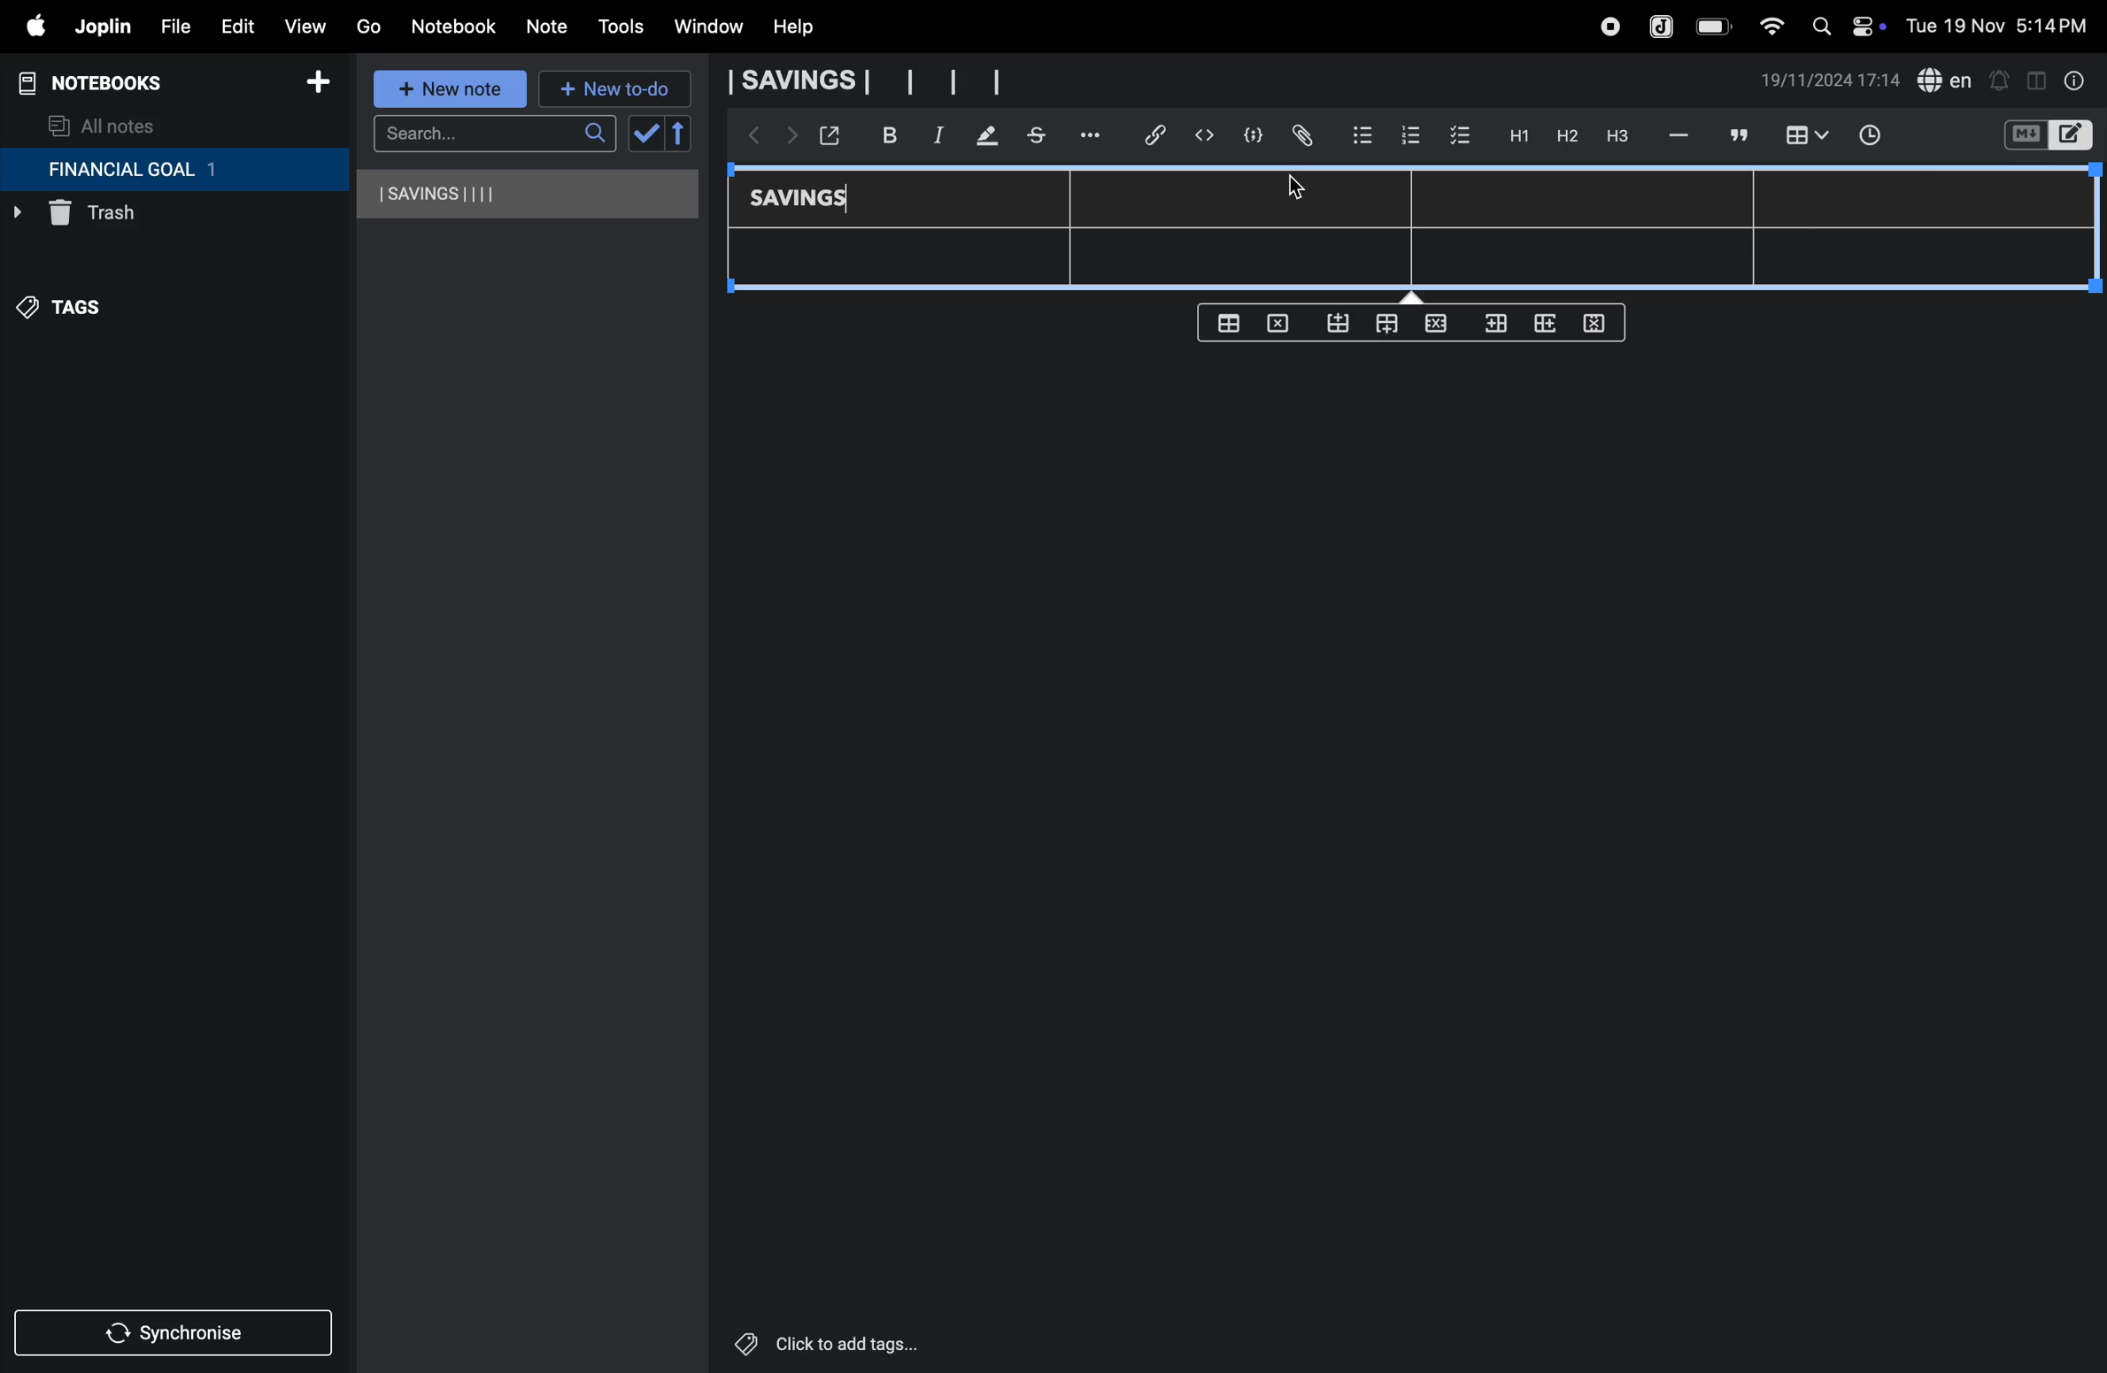 The height and width of the screenshot is (1373, 2107). Describe the element at coordinates (1433, 326) in the screenshot. I see `close rows` at that location.